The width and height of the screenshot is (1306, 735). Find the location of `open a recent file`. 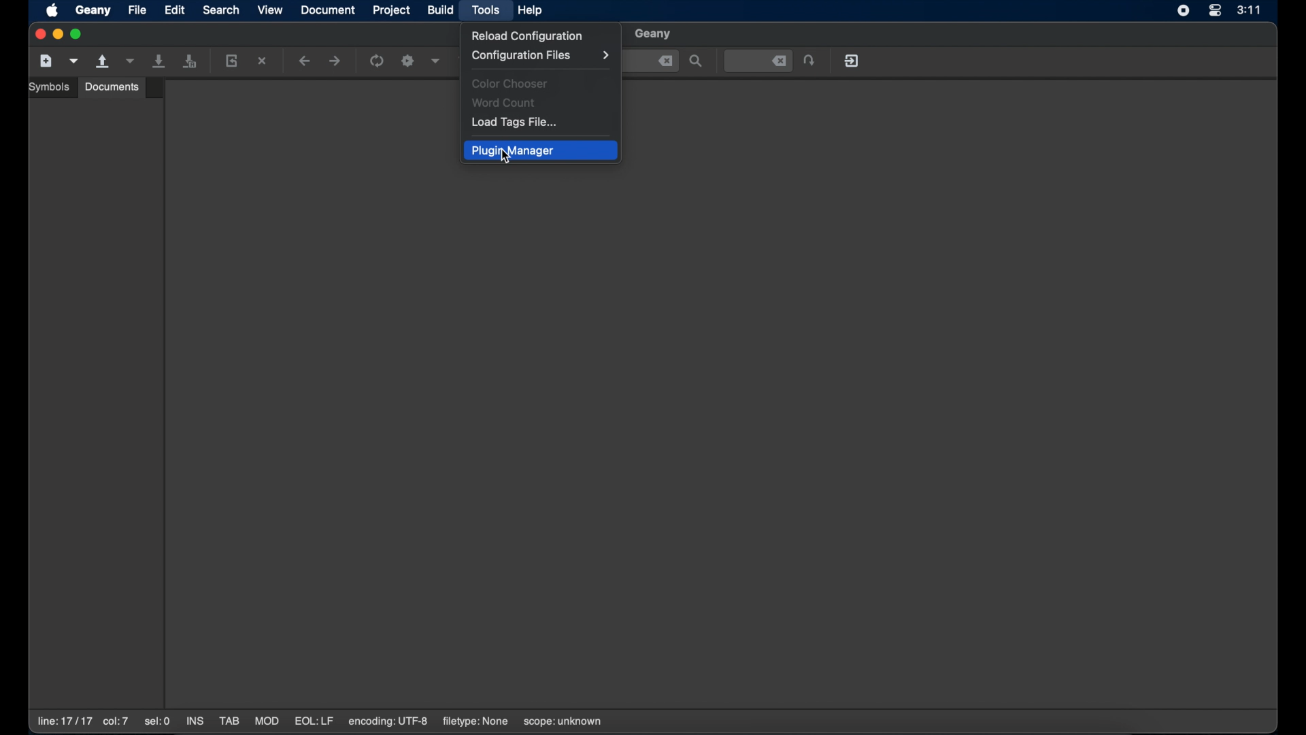

open a recent file is located at coordinates (130, 61).